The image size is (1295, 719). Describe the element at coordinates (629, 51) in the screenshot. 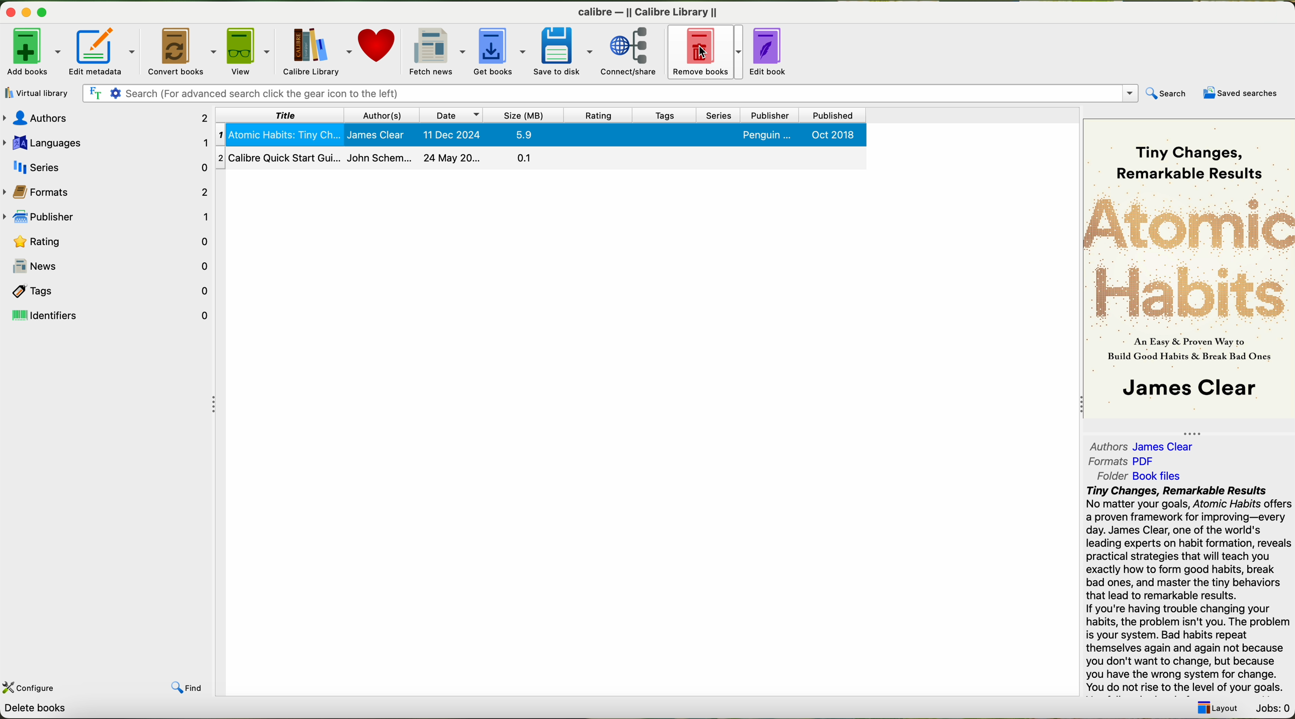

I see `connect/share` at that location.